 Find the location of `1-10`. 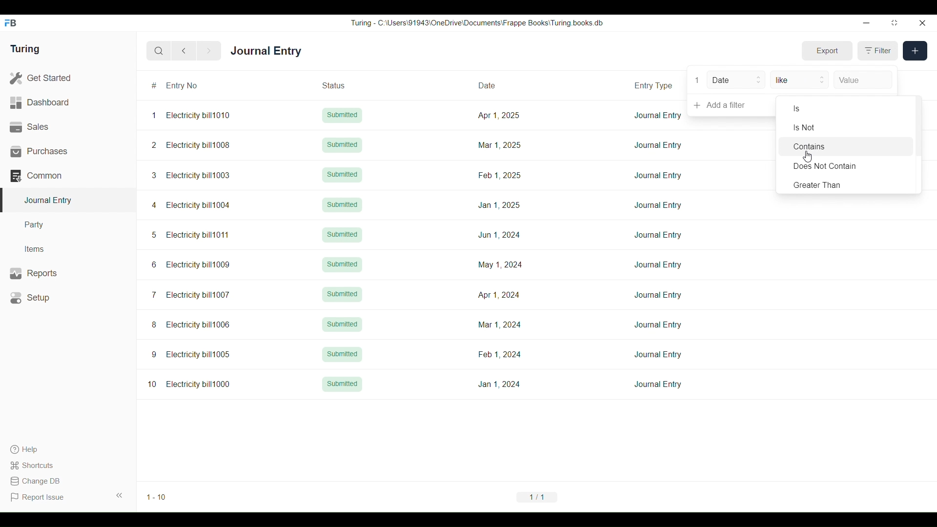

1-10 is located at coordinates (157, 497).